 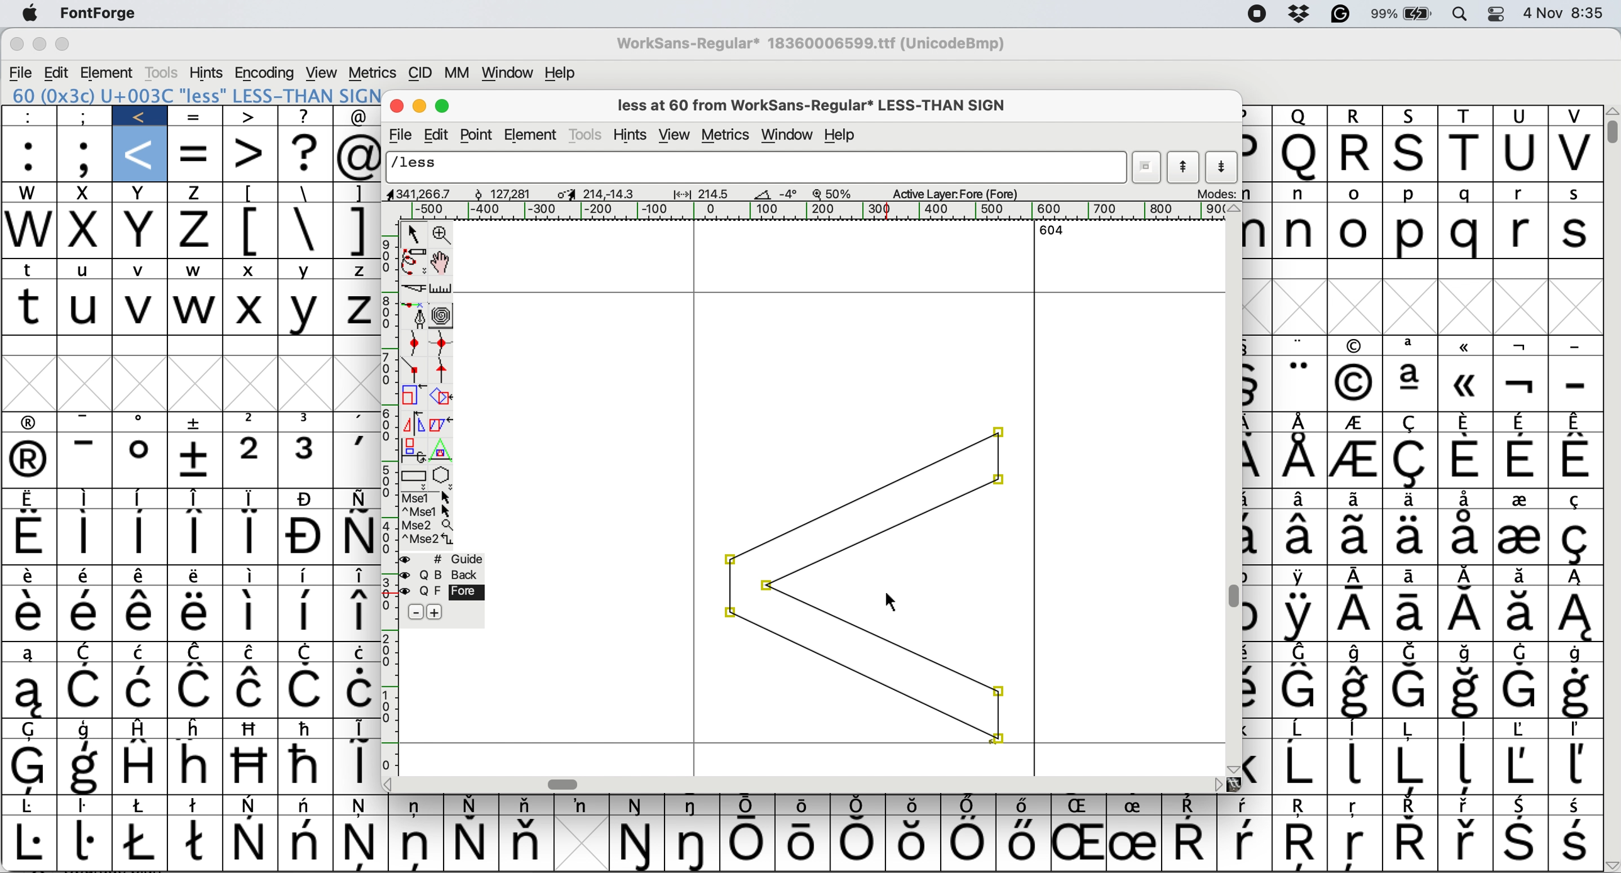 I want to click on Symbol, so click(x=193, y=460).